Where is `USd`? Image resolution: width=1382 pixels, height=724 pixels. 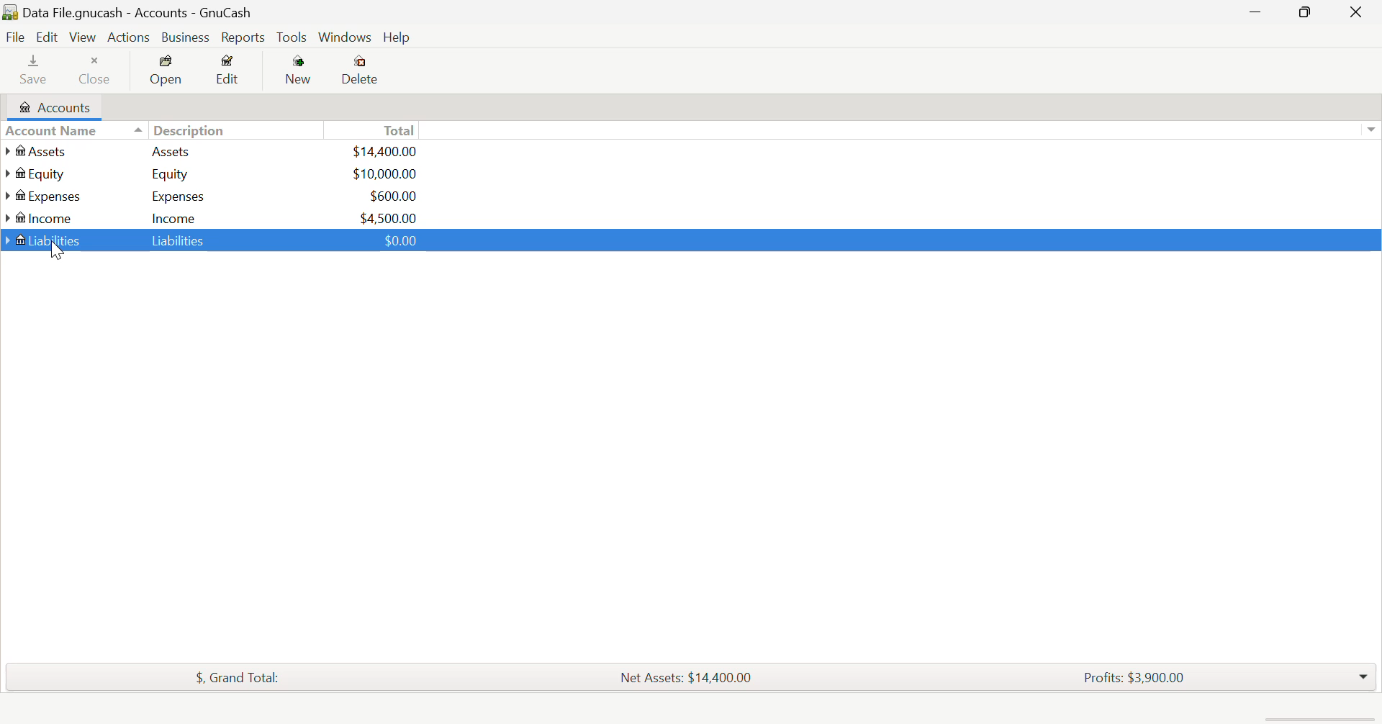
USd is located at coordinates (384, 150).